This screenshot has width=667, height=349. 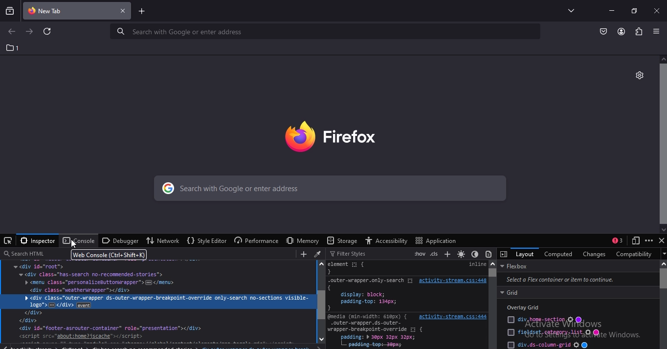 What do you see at coordinates (640, 75) in the screenshot?
I see `personalise this tab` at bounding box center [640, 75].